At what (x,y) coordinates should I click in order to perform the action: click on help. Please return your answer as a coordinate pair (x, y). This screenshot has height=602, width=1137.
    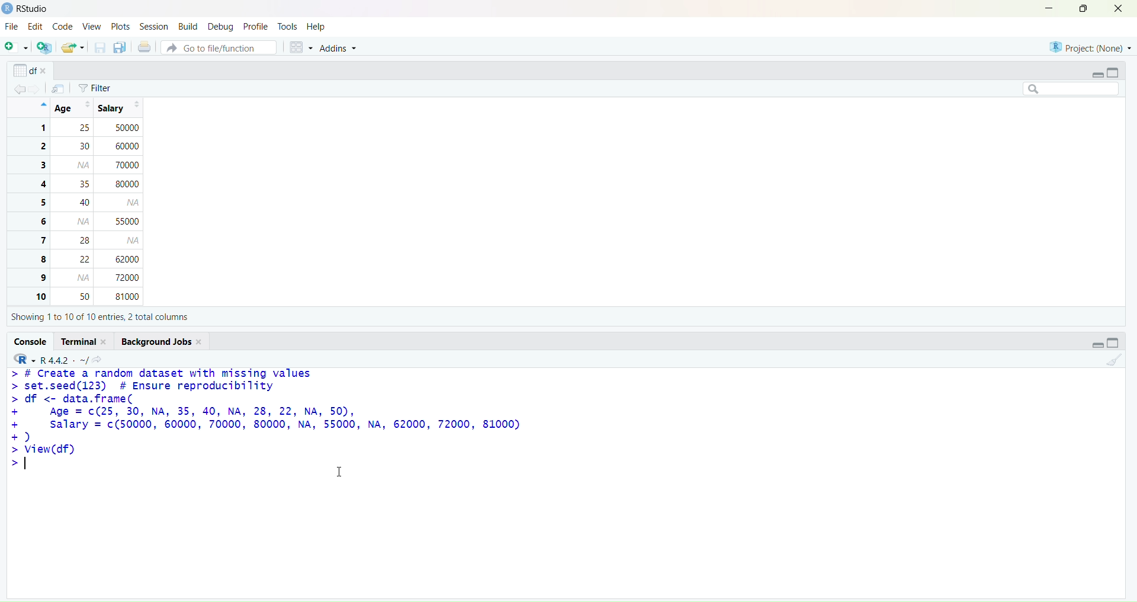
    Looking at the image, I should click on (317, 27).